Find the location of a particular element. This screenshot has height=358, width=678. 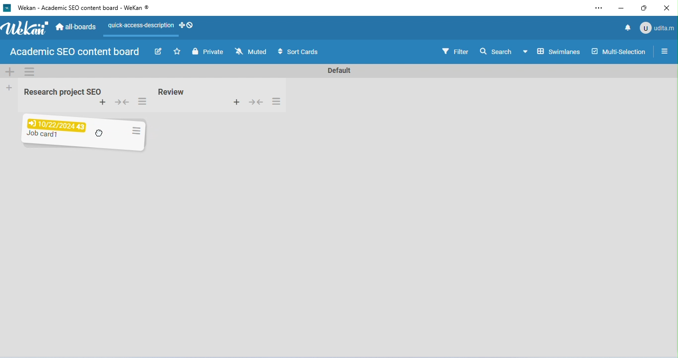

admin is located at coordinates (656, 27).